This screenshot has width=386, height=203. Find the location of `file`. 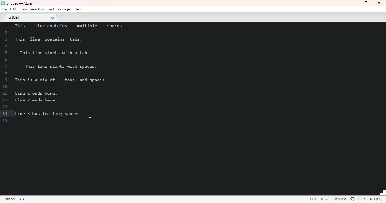

file is located at coordinates (4, 9).